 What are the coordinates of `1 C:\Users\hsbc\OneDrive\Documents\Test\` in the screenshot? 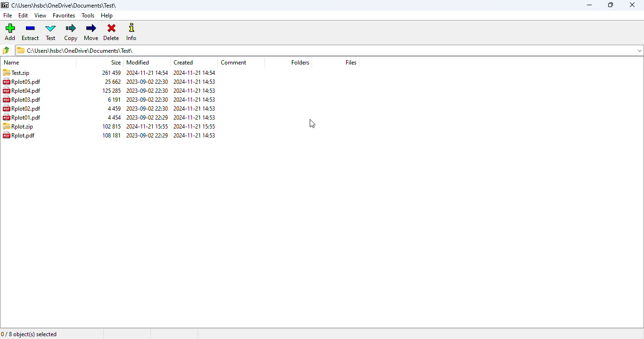 It's located at (330, 50).